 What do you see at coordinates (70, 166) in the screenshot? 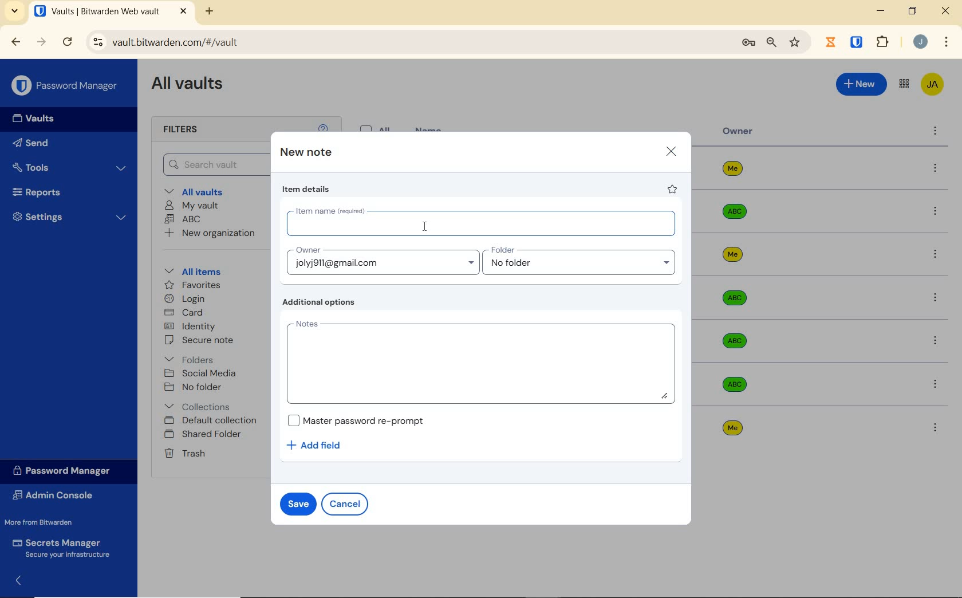
I see `Tools` at bounding box center [70, 166].